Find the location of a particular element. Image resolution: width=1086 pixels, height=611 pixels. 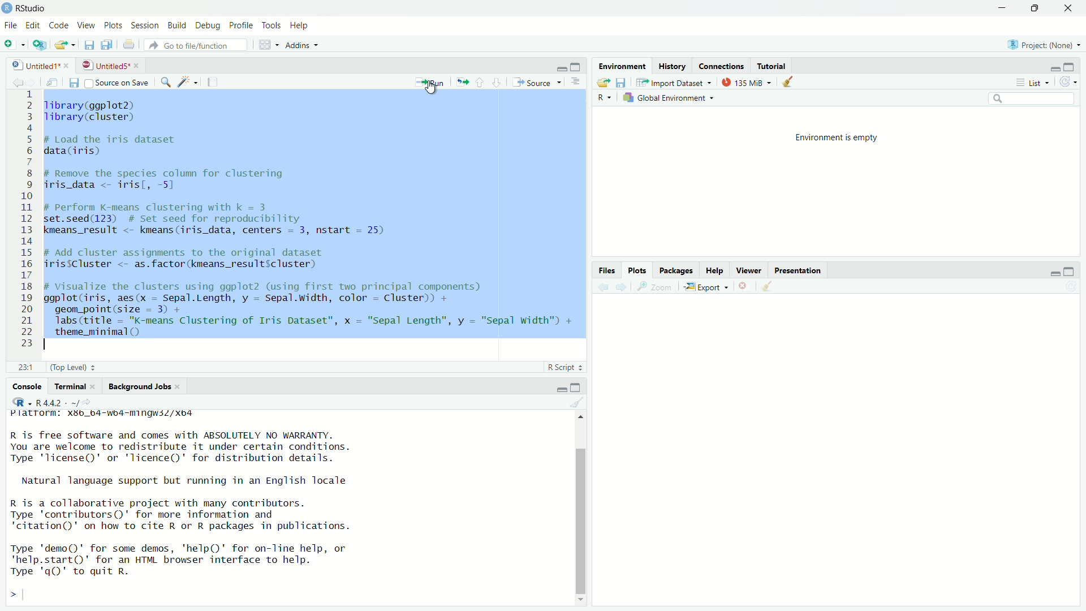

background jobs is located at coordinates (140, 386).